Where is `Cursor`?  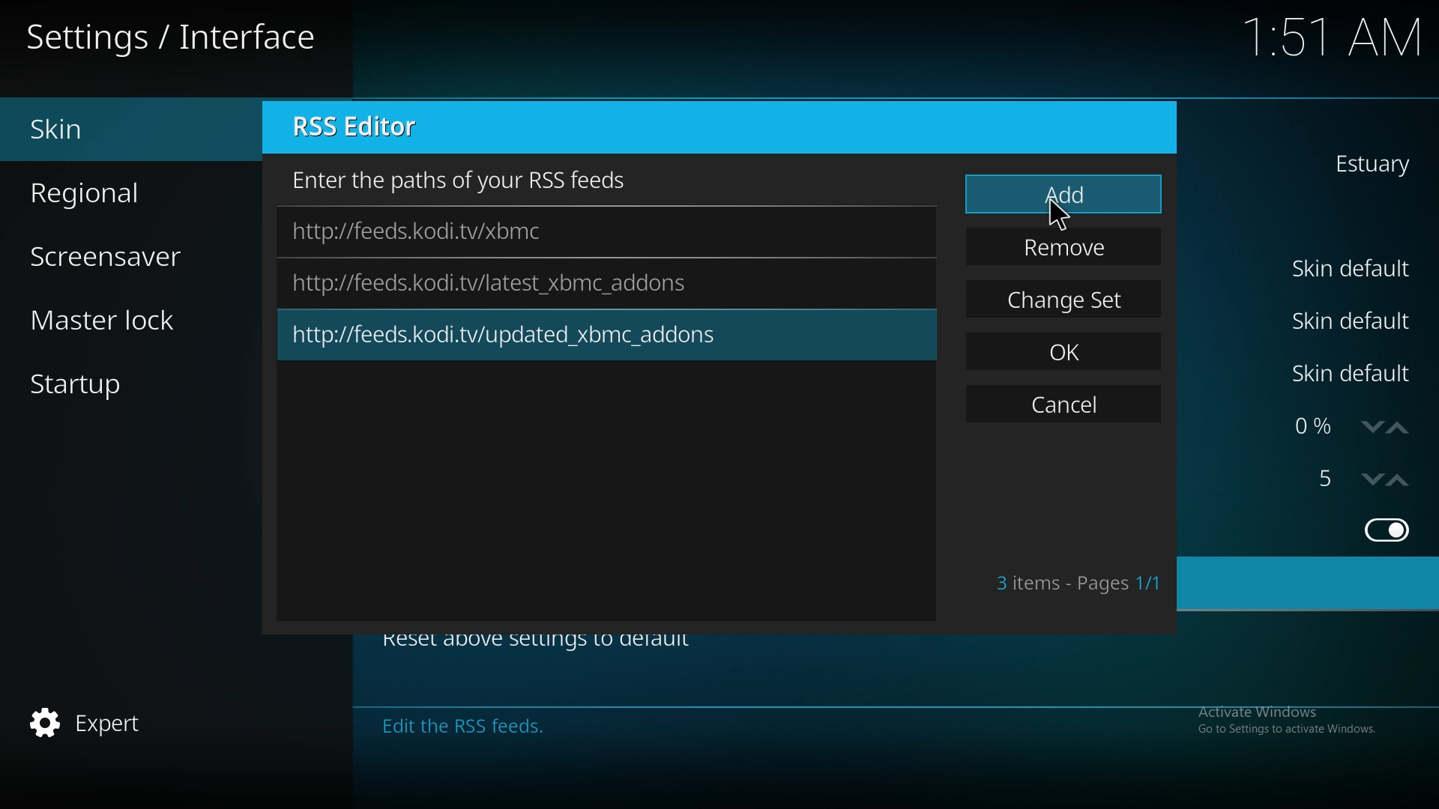
Cursor is located at coordinates (1059, 221).